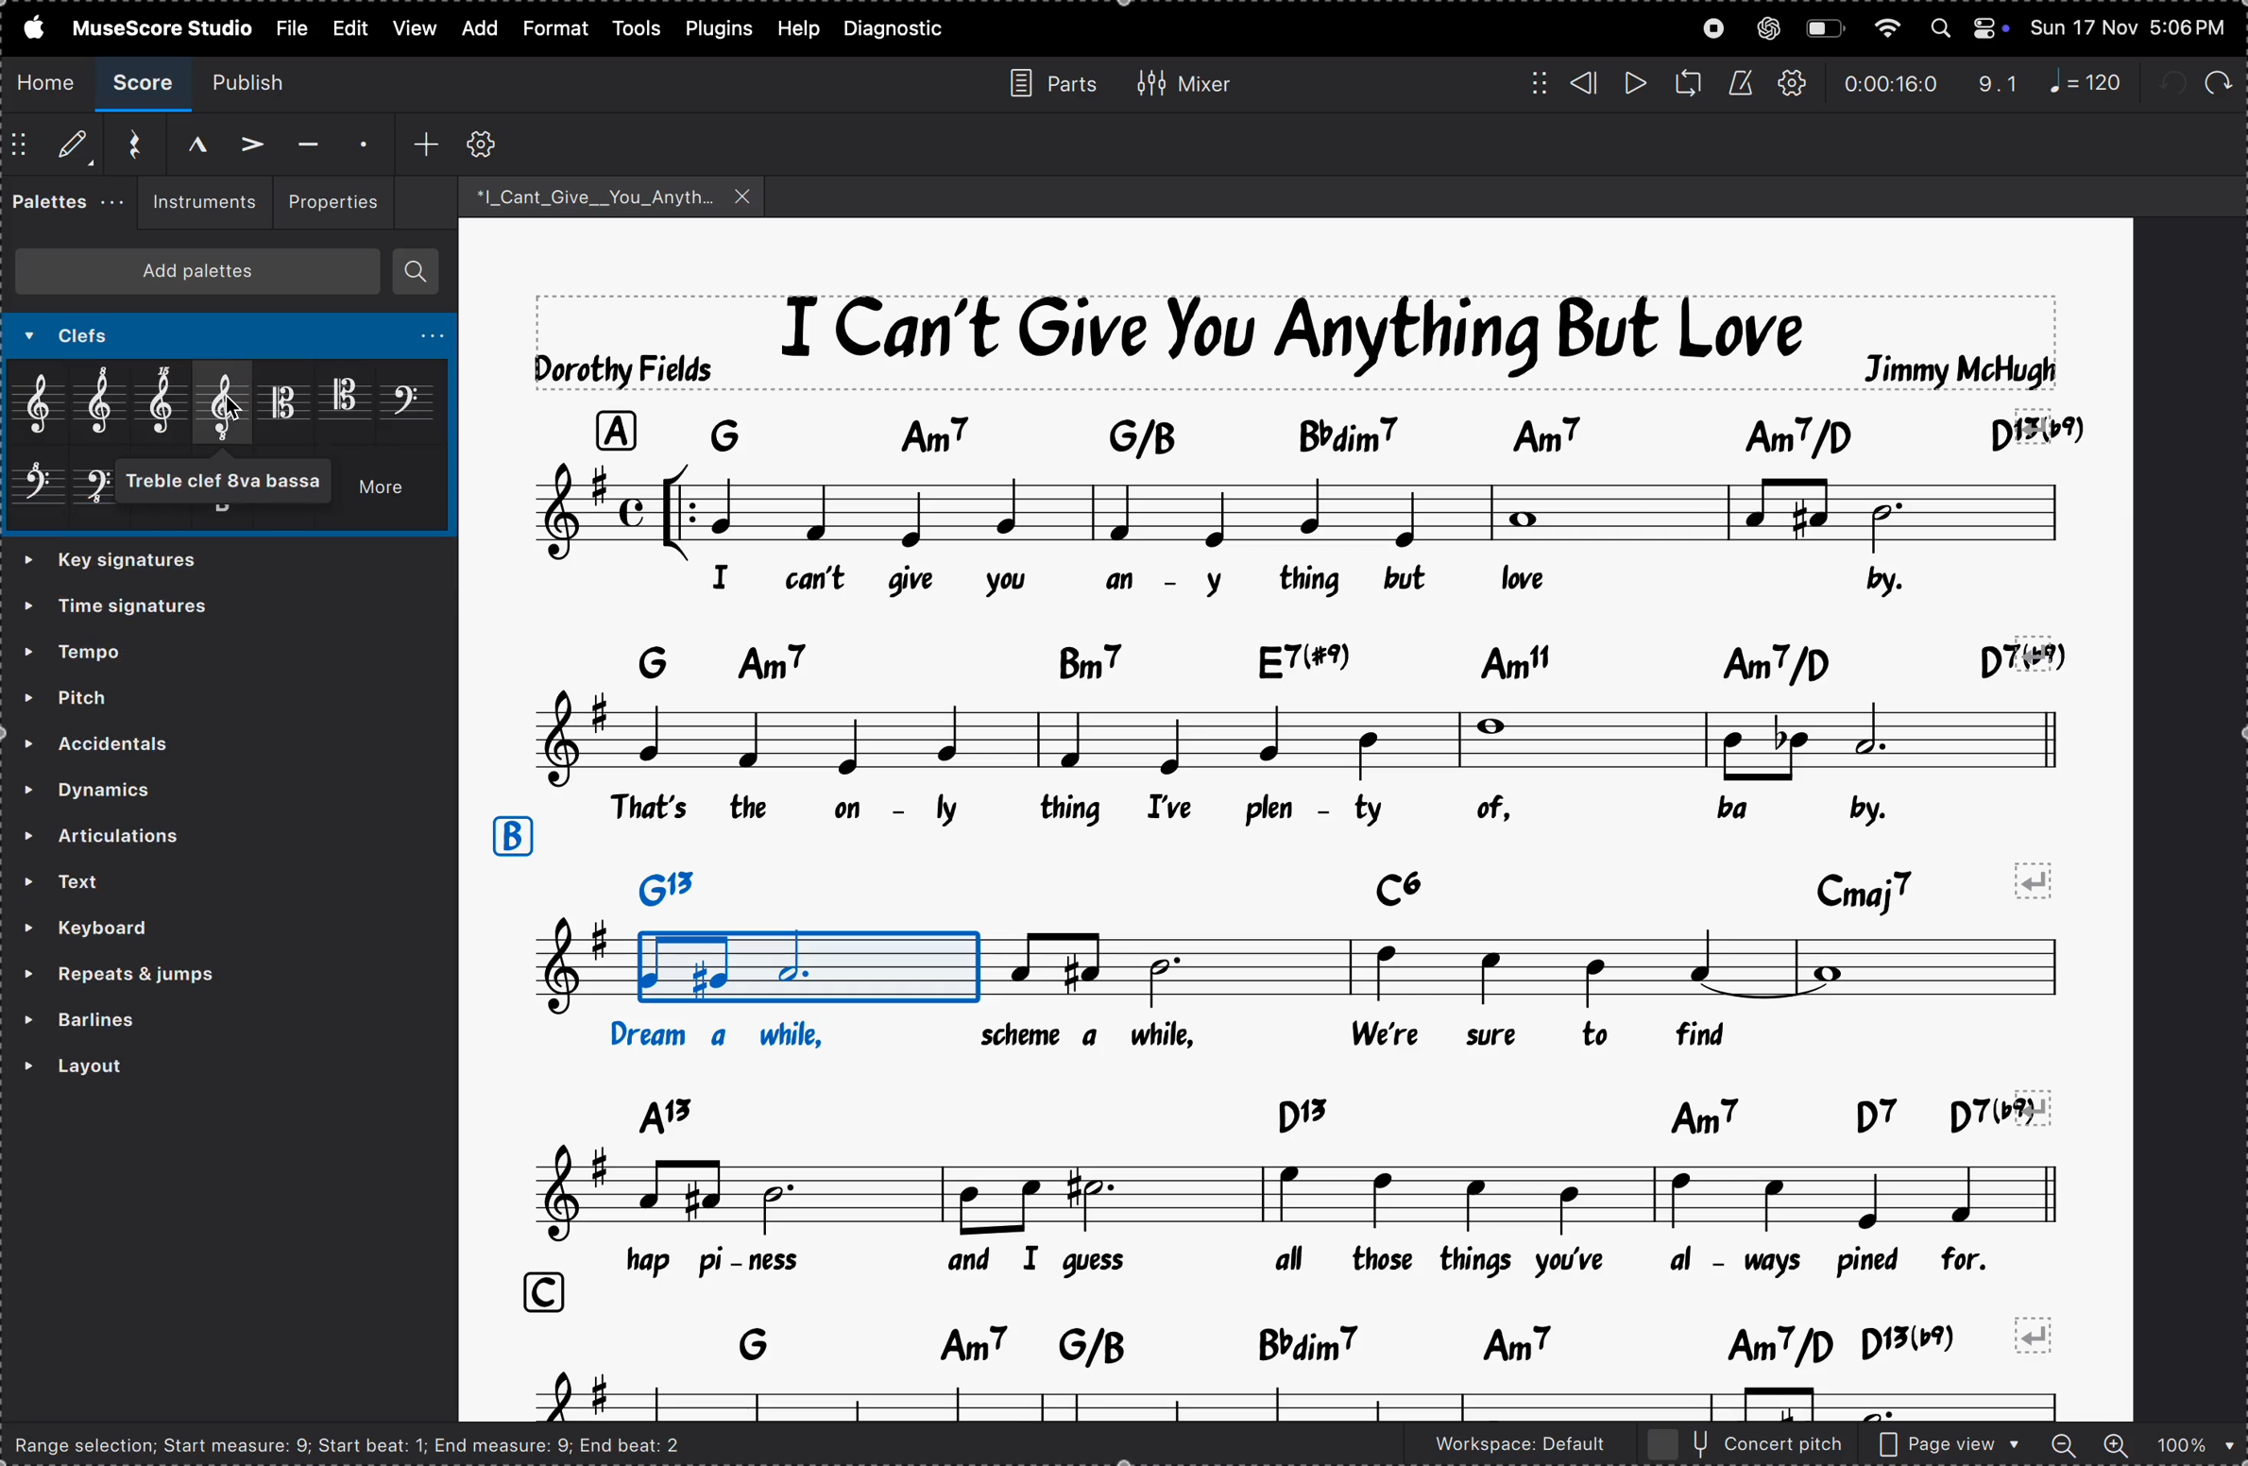 The width and height of the screenshot is (2248, 1466). Describe the element at coordinates (173, 975) in the screenshot. I see `repeats and jumps` at that location.